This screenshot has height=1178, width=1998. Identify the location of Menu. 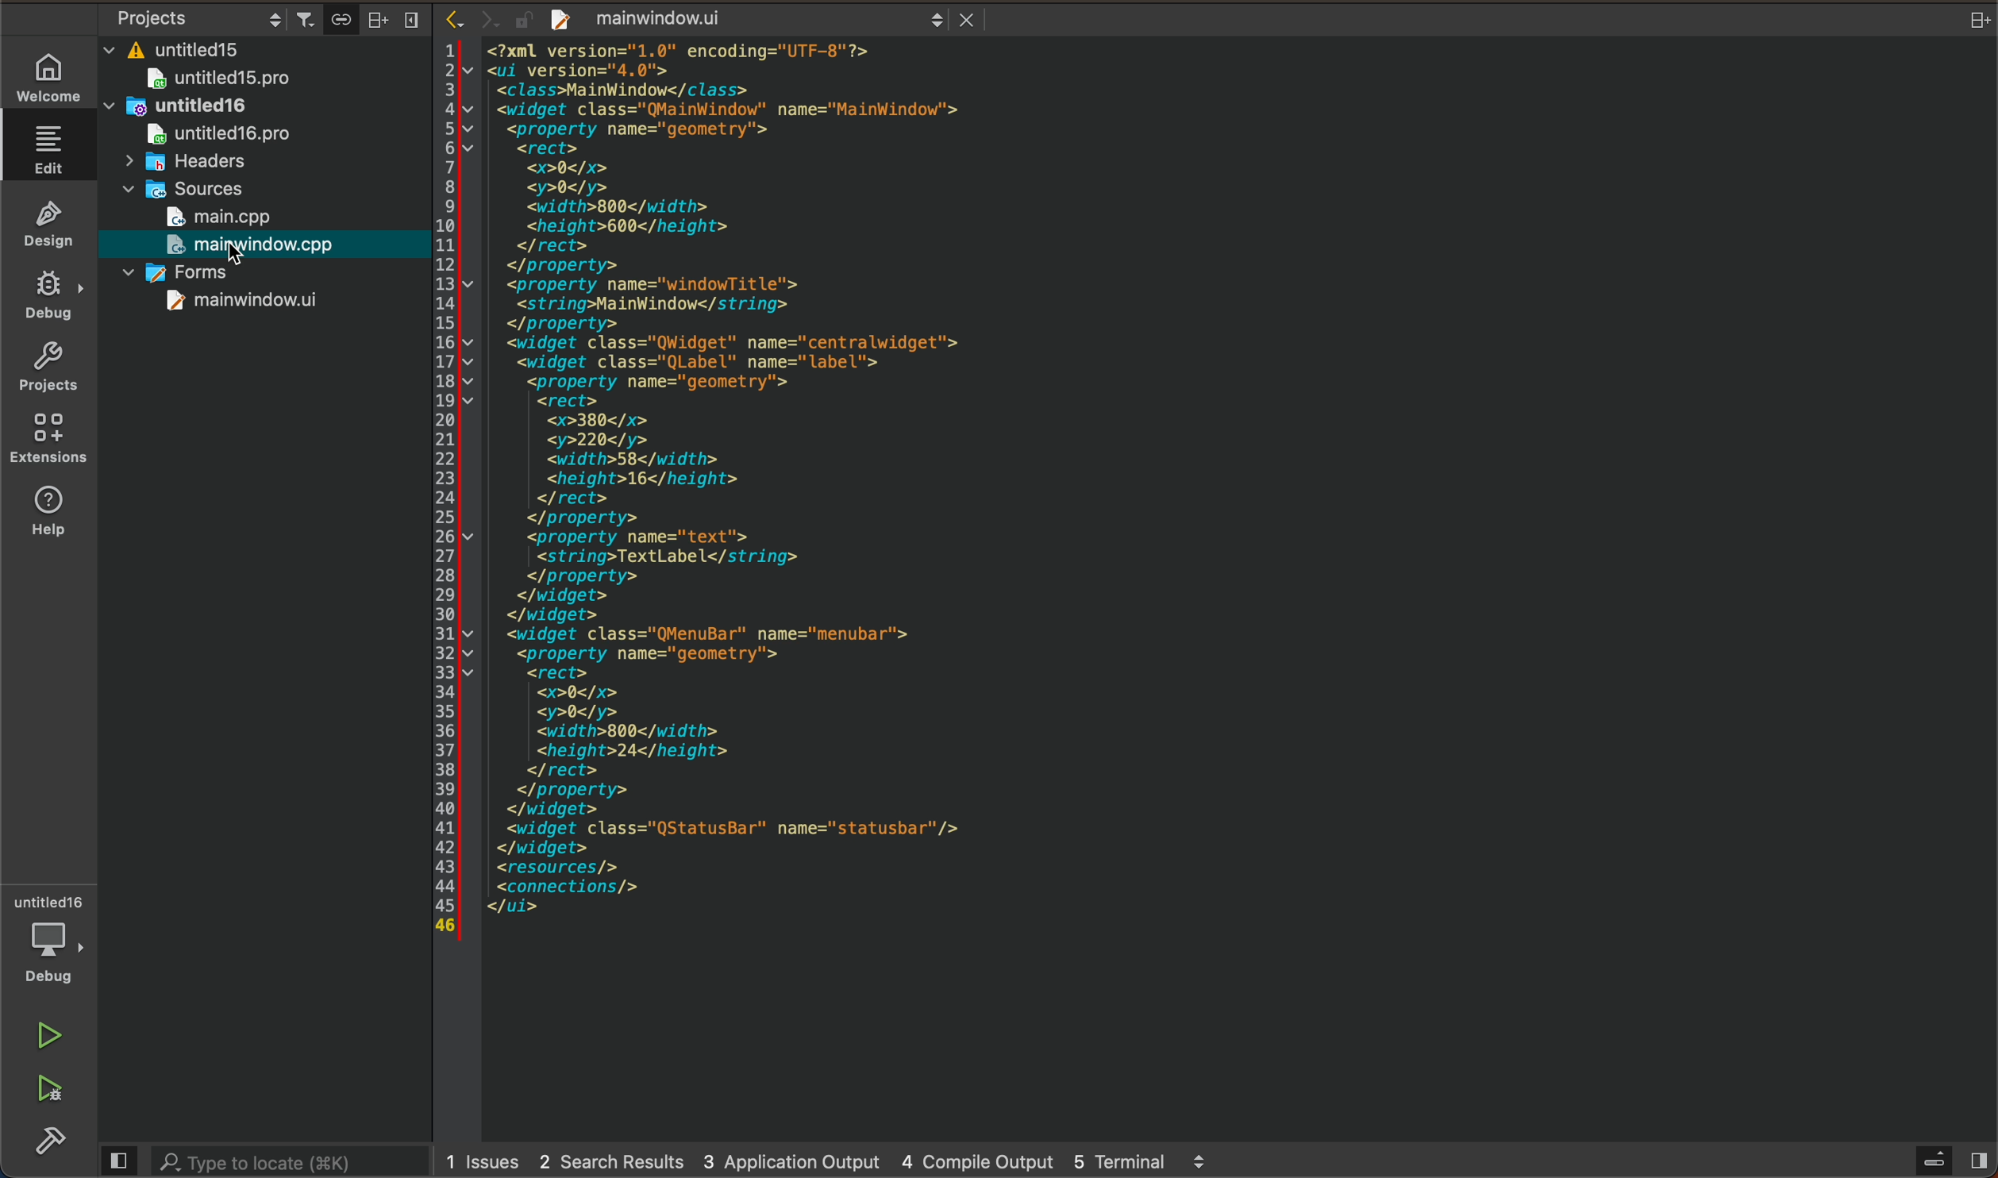
(410, 19).